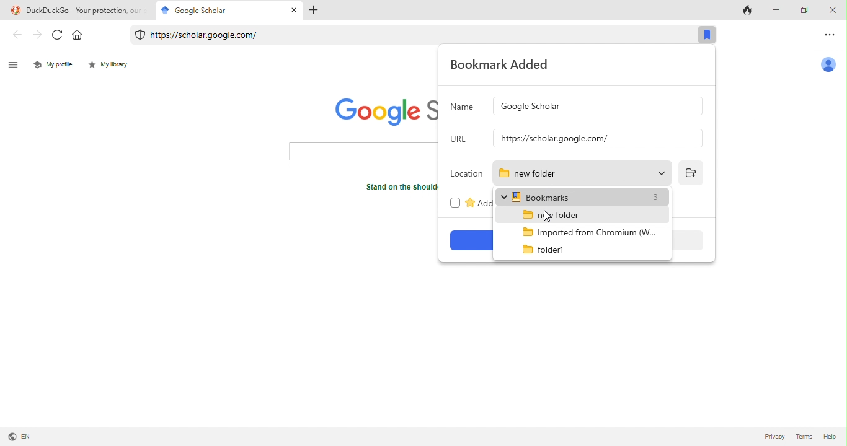  I want to click on my profile, so click(53, 64).